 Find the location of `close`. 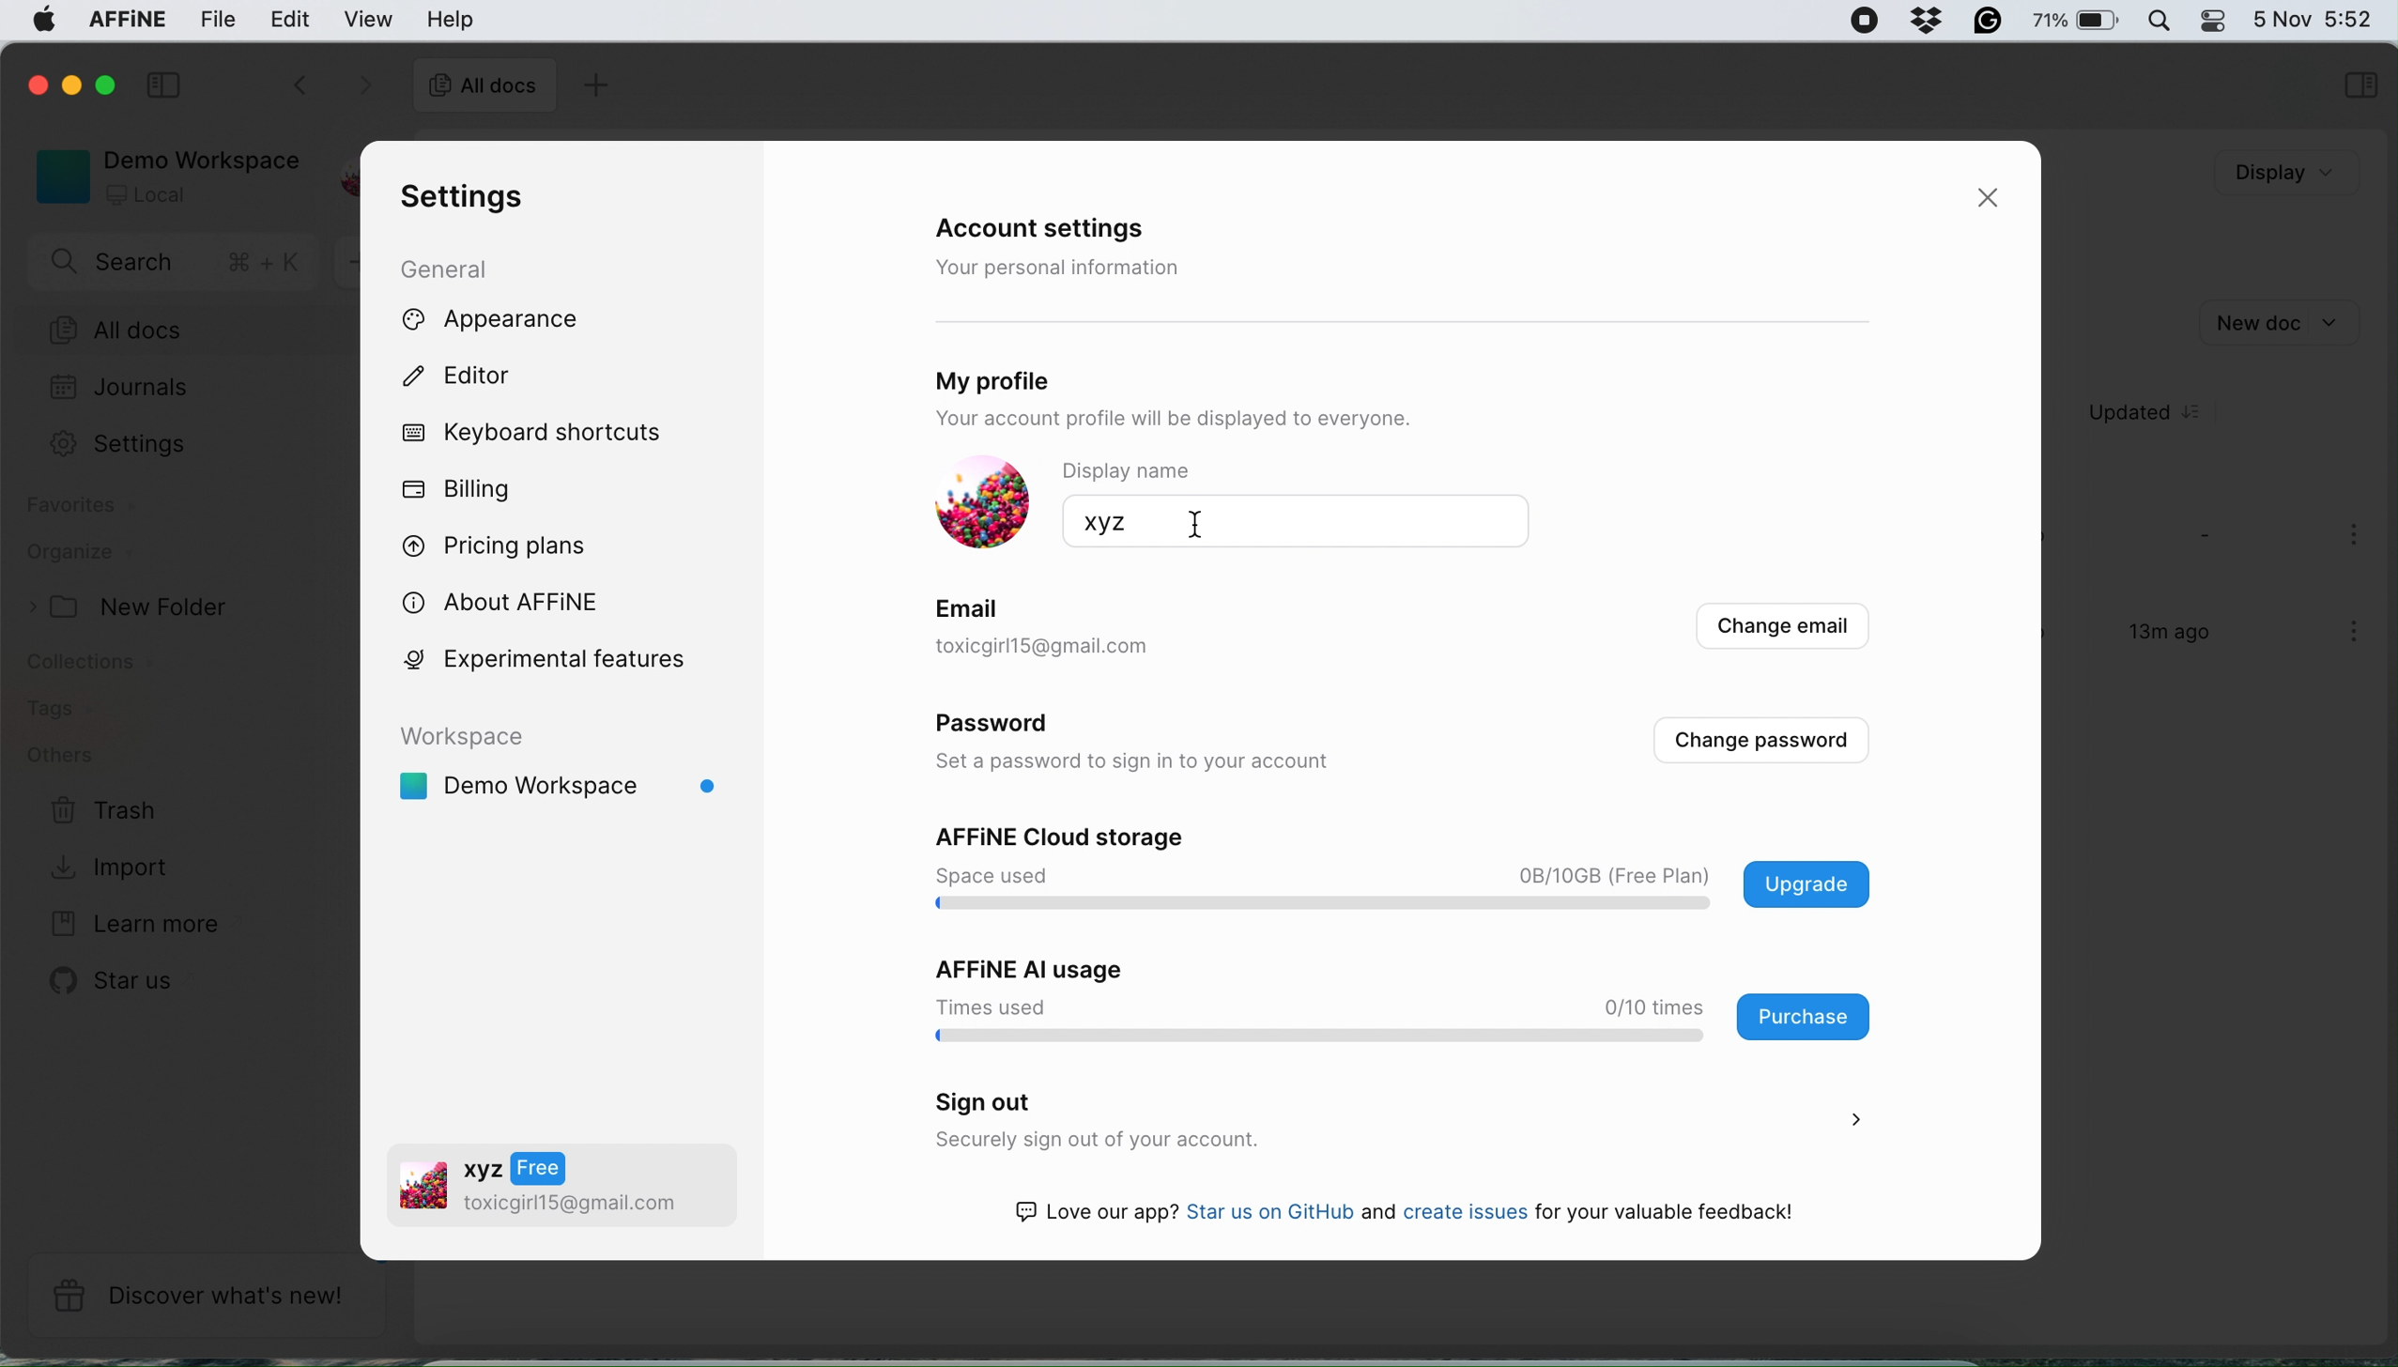

close is located at coordinates (34, 83).